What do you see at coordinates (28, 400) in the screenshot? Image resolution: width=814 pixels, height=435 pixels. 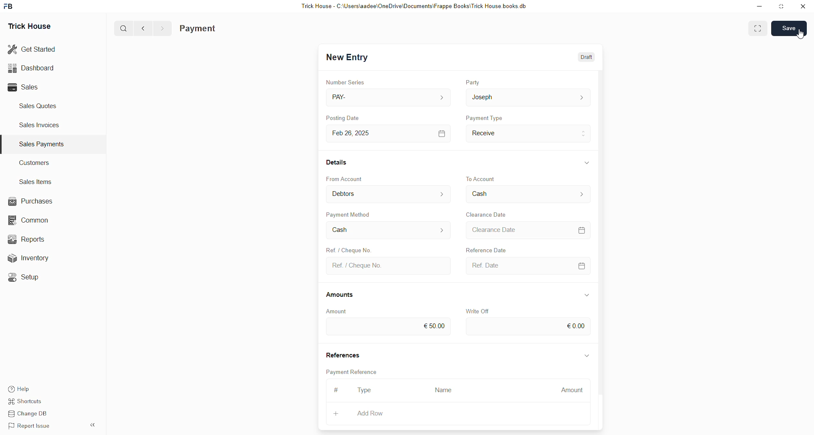 I see `Shortcuts` at bounding box center [28, 400].